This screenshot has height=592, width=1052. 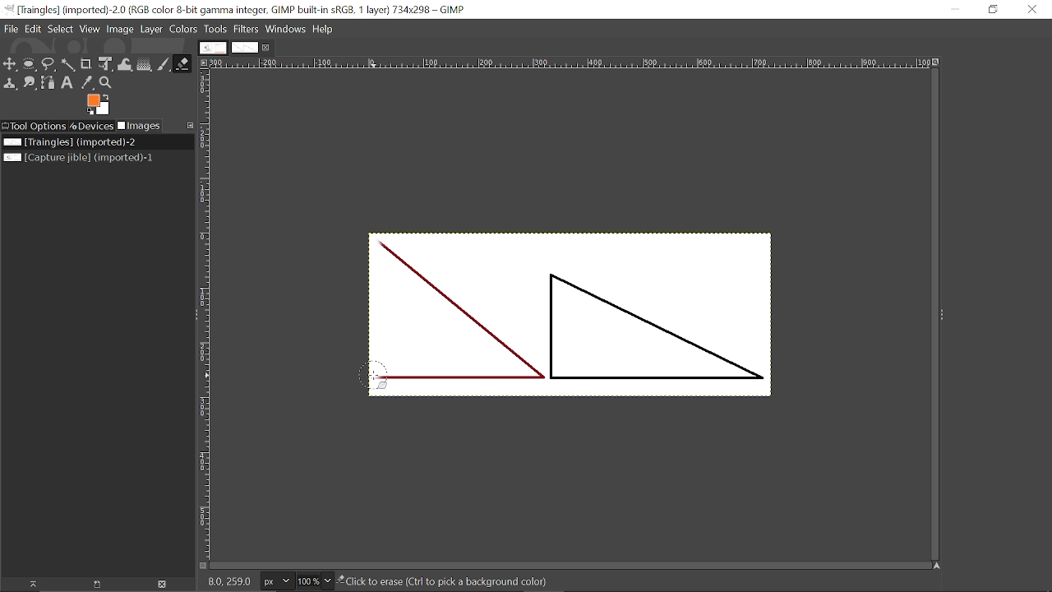 I want to click on click to erase (Ctrl to pick a background color), so click(x=459, y=583).